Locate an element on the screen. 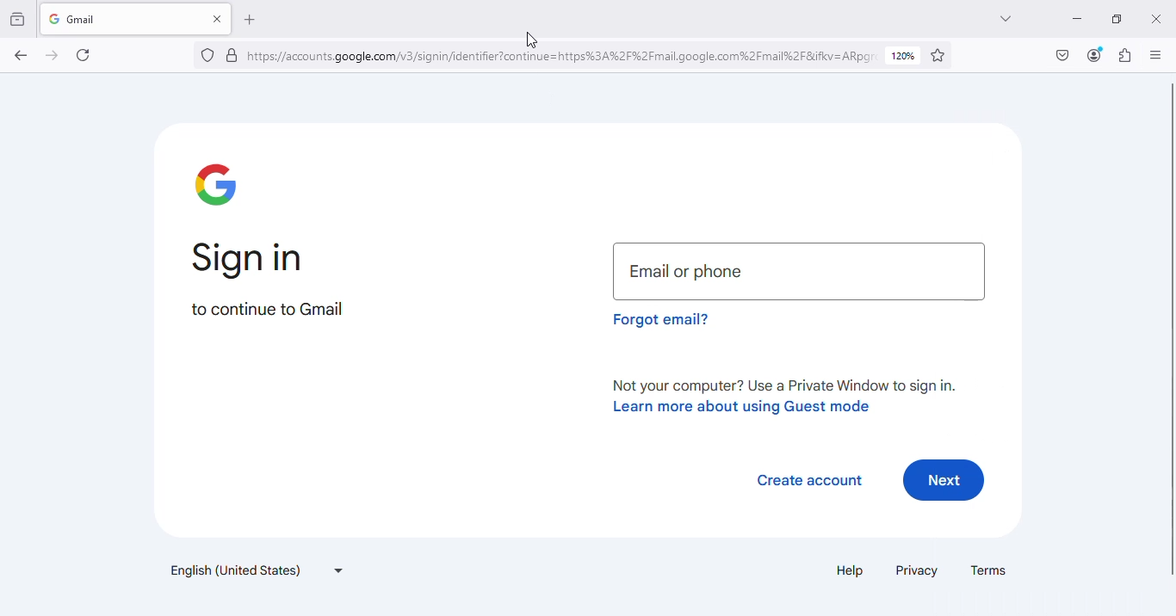  go back one page is located at coordinates (22, 55).